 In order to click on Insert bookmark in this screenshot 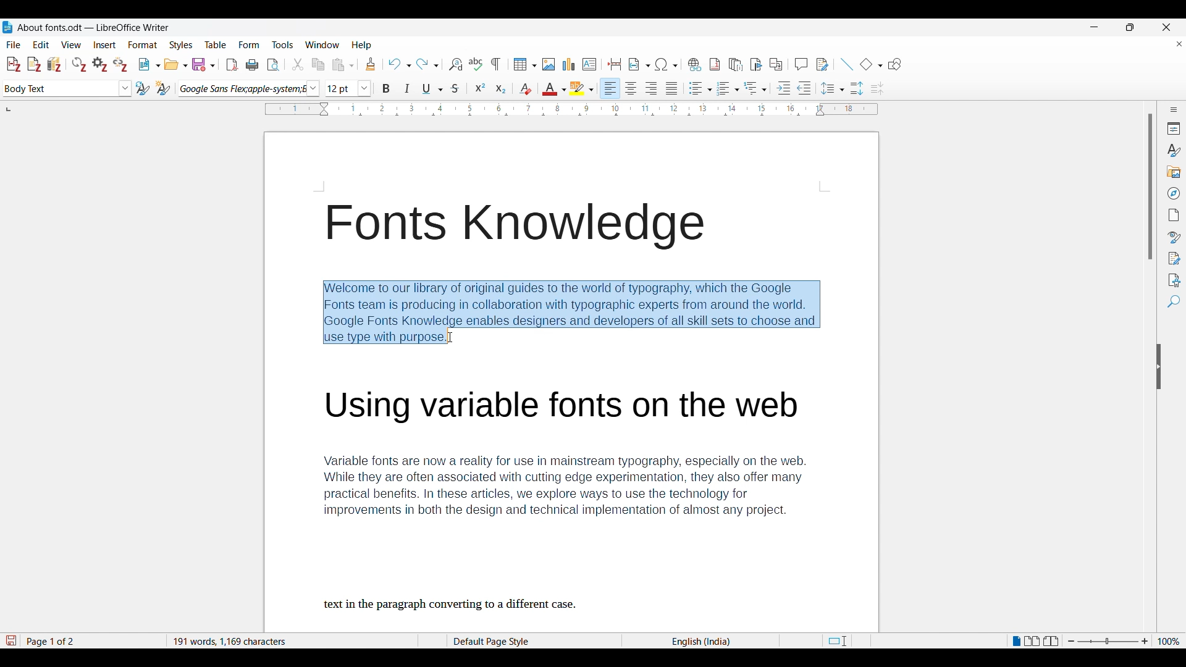, I will do `click(756, 65)`.